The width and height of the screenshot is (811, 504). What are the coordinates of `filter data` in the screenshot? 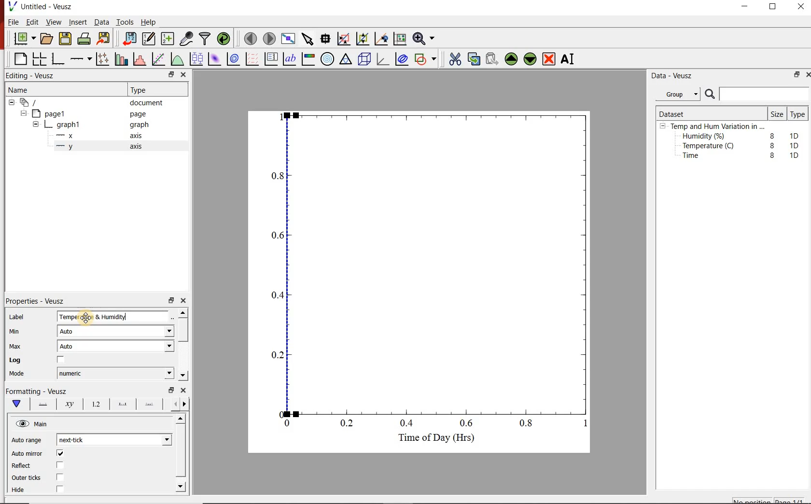 It's located at (205, 39).